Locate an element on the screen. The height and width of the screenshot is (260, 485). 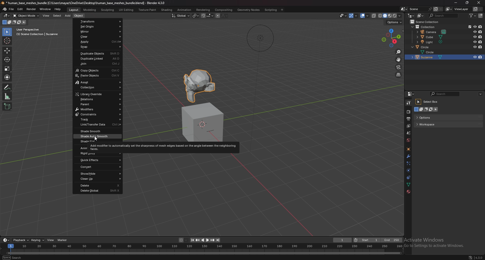
geomtry nodes is located at coordinates (248, 10).